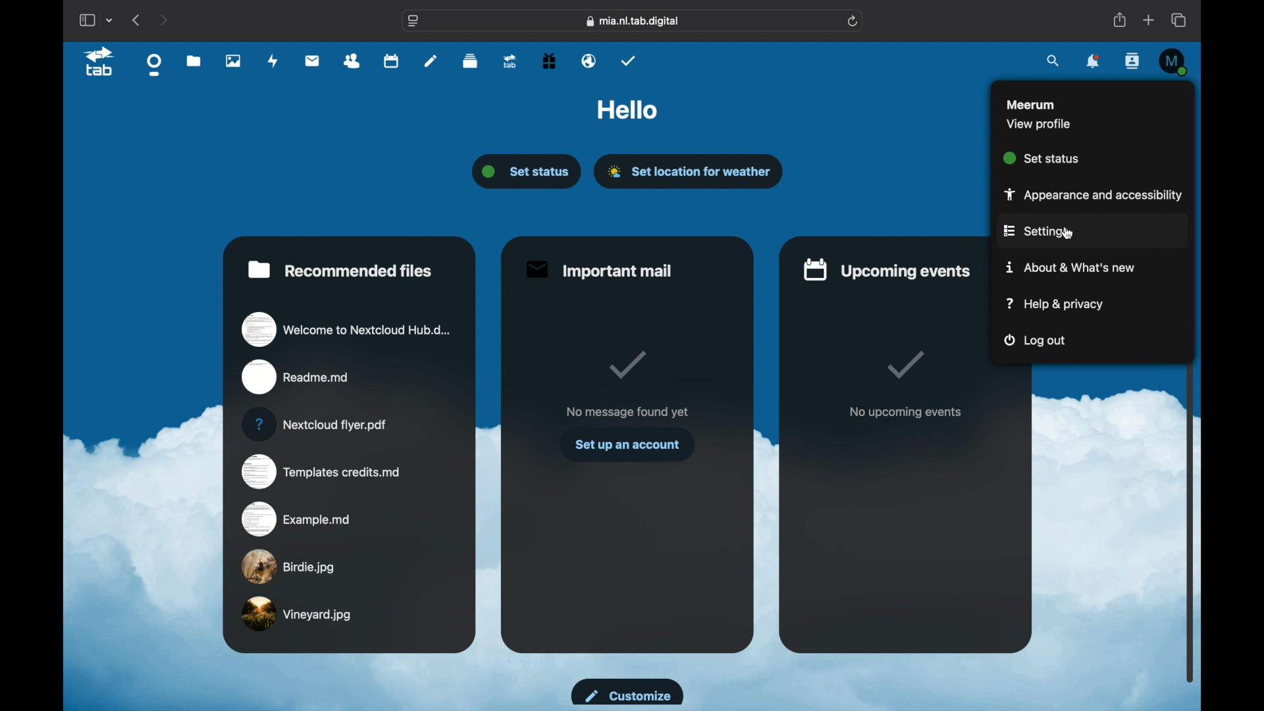 The image size is (1264, 711). Describe the element at coordinates (690, 171) in the screenshot. I see `set location for weather` at that location.